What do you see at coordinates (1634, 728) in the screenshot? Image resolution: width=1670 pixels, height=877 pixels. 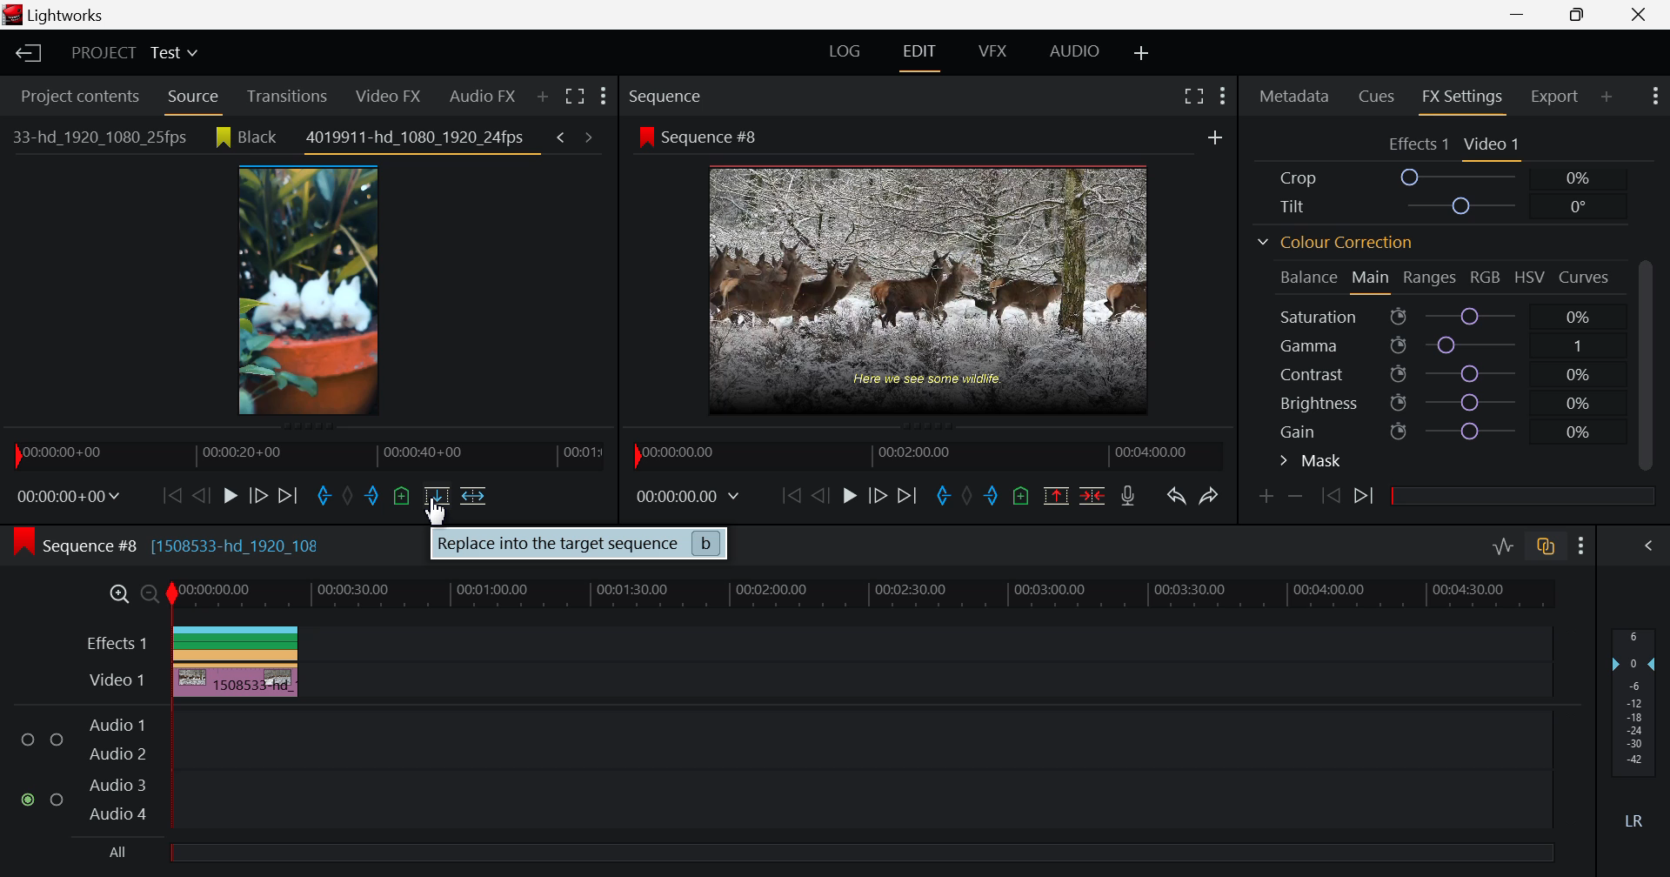 I see `Decibel Level` at bounding box center [1634, 728].